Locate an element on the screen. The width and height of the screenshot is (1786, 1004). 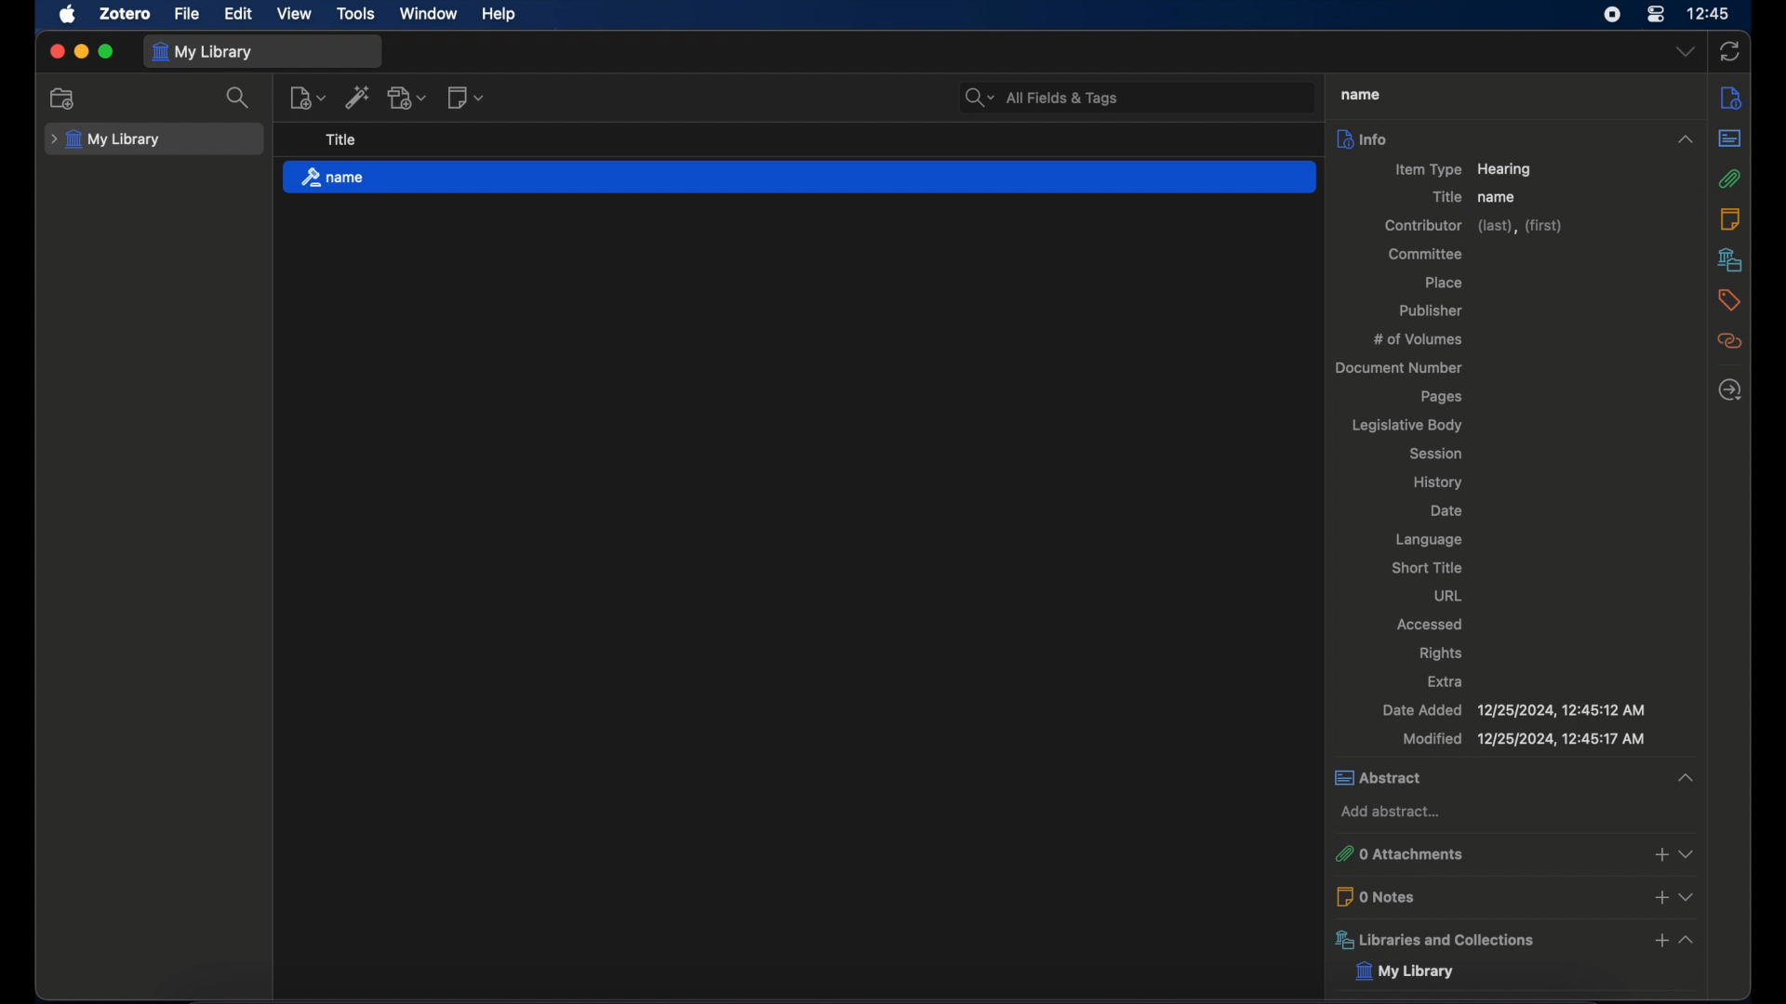
minimize is located at coordinates (82, 51).